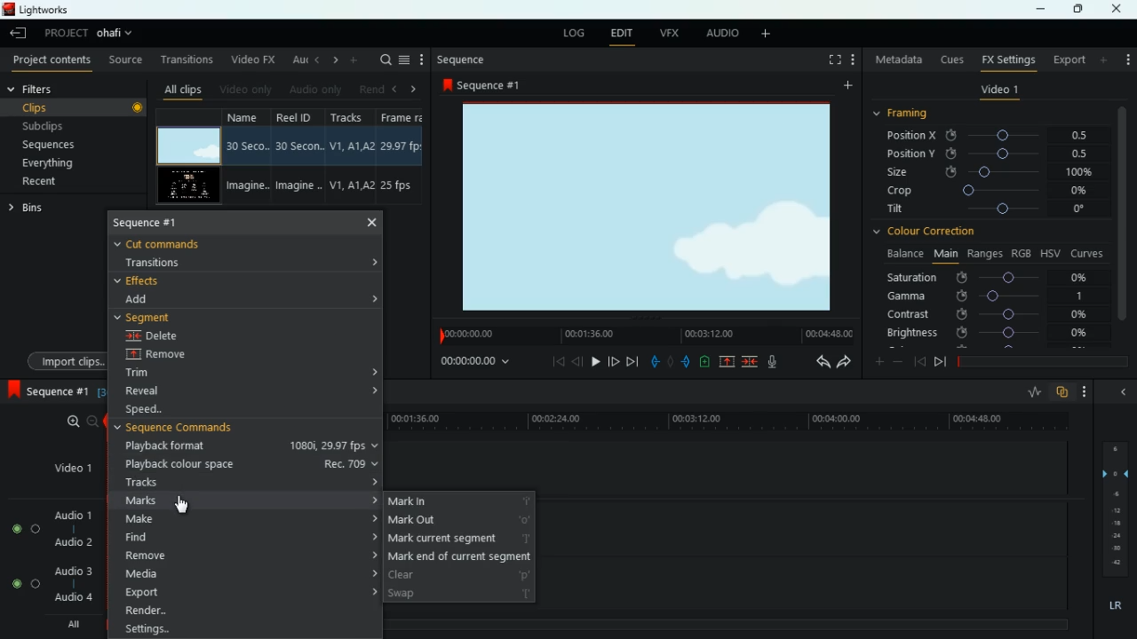  What do you see at coordinates (165, 410) in the screenshot?
I see `speed` at bounding box center [165, 410].